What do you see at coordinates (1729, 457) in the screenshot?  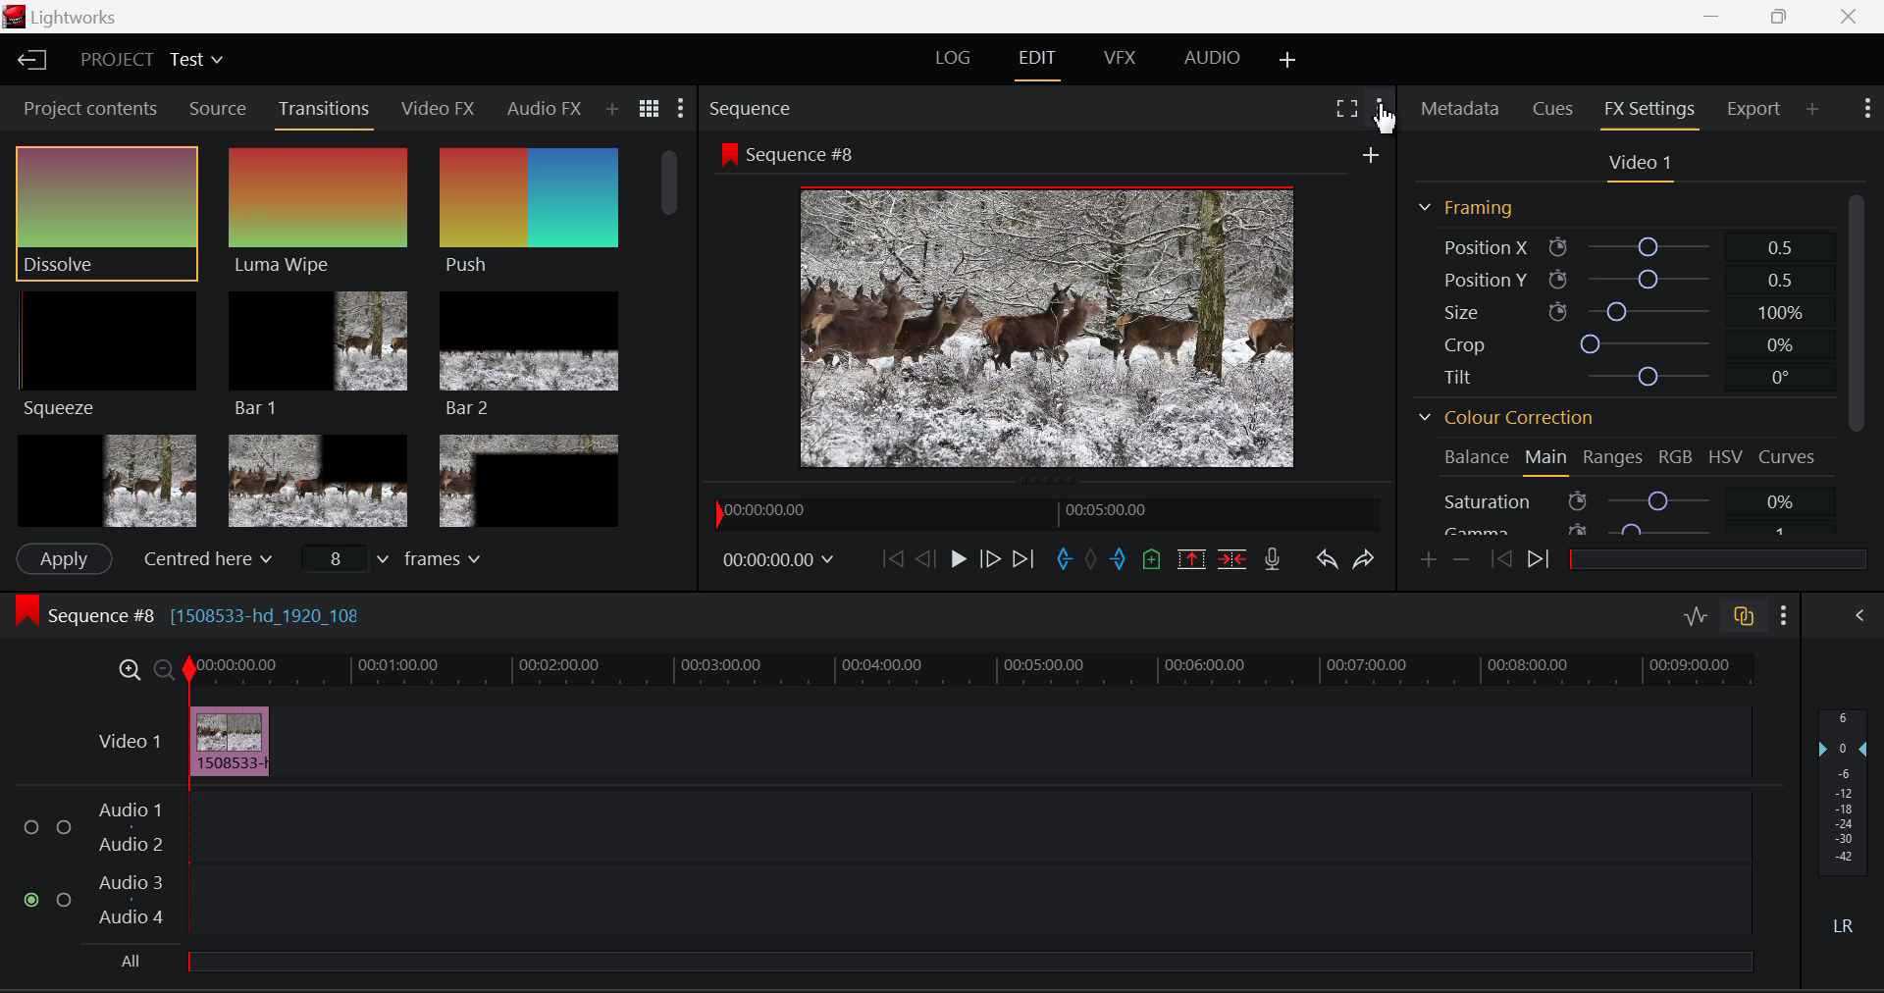 I see `HSV` at bounding box center [1729, 457].